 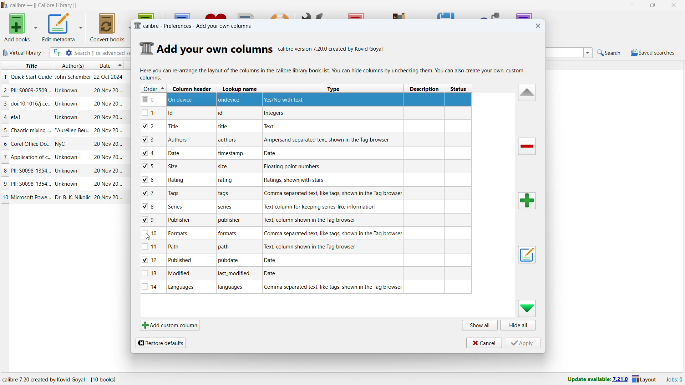 What do you see at coordinates (307, 288) in the screenshot?
I see `14 Languages languages Comma separated text, like tags, shown in the Tag browser` at bounding box center [307, 288].